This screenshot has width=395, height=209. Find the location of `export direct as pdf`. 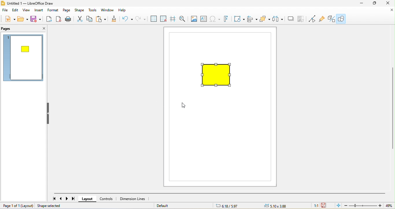

export direct as pdf is located at coordinates (58, 20).